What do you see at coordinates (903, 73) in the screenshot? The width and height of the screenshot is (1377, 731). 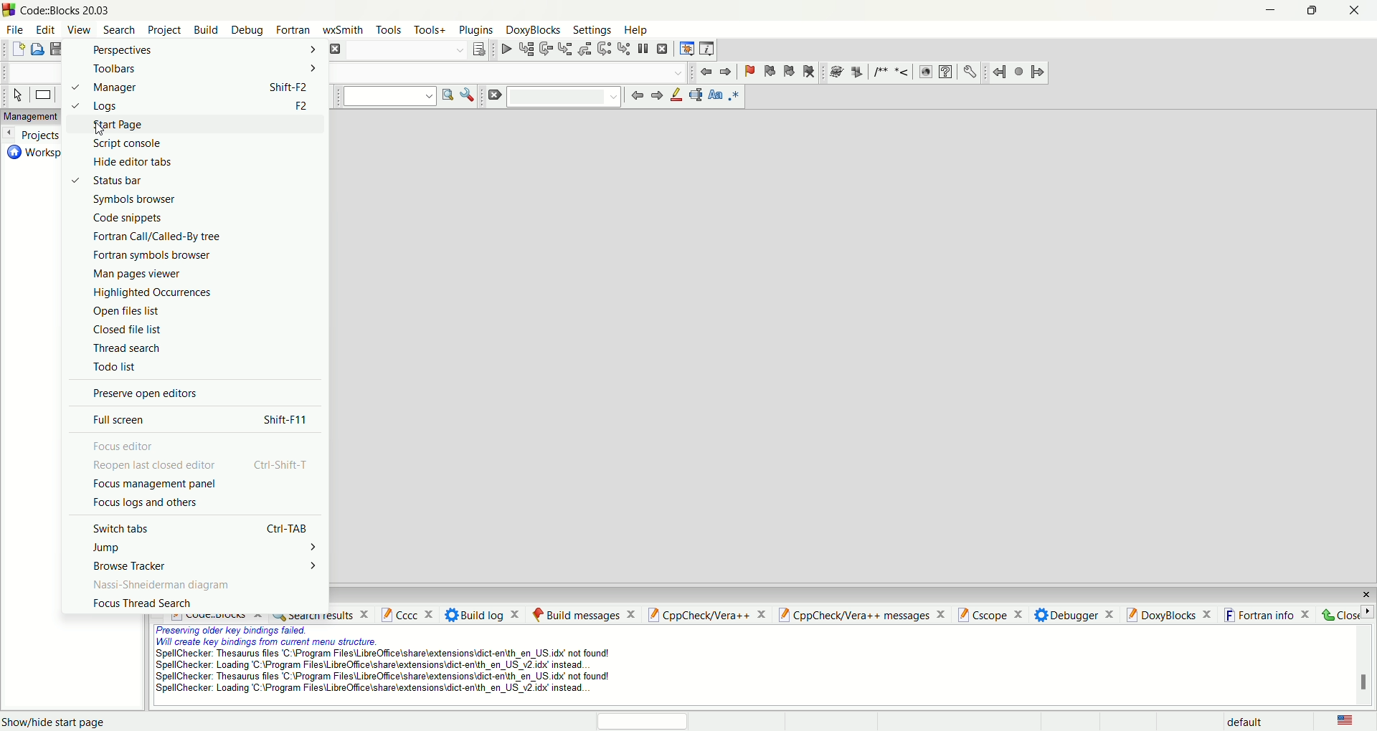 I see `Insert a line` at bounding box center [903, 73].